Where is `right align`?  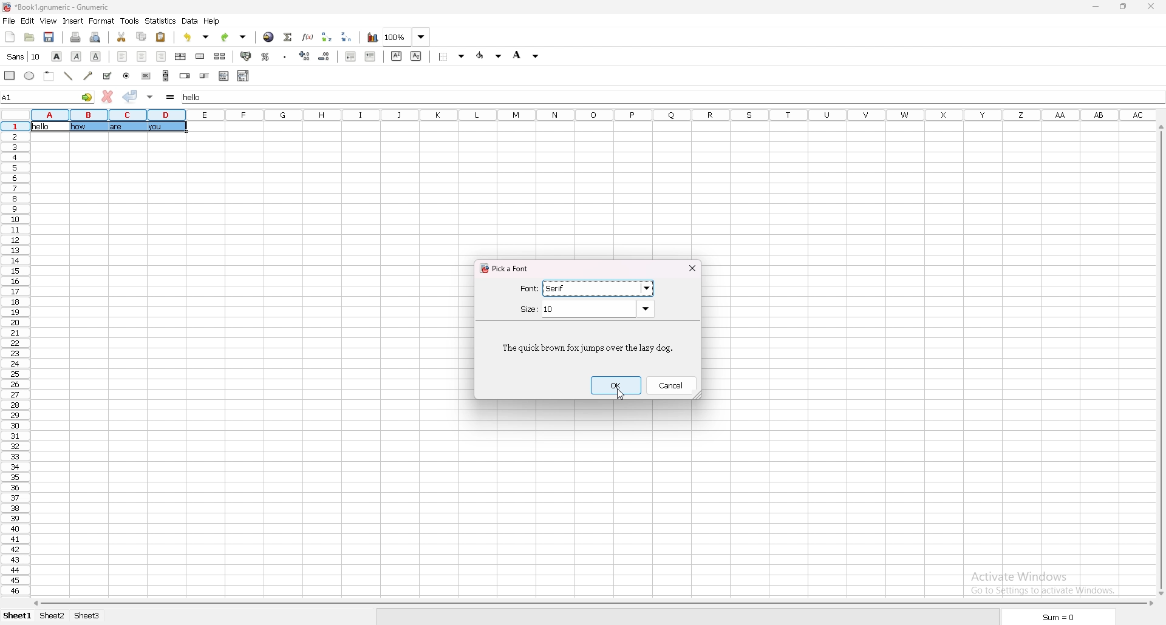
right align is located at coordinates (162, 56).